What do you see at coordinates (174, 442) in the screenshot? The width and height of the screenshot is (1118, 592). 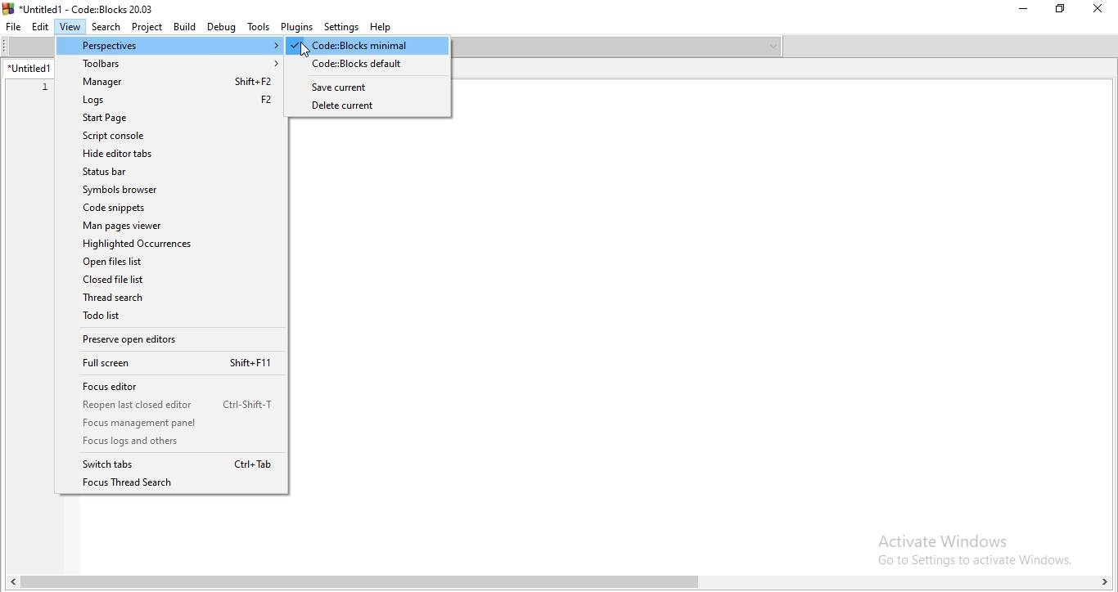 I see `Focus legs and others` at bounding box center [174, 442].